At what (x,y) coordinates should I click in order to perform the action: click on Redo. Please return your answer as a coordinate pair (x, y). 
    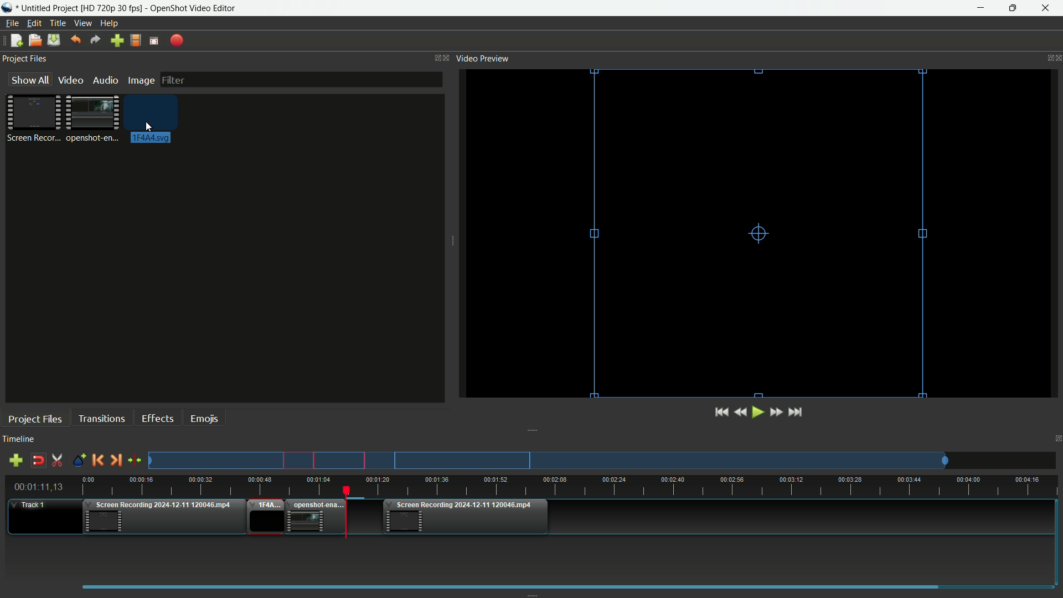
    Looking at the image, I should click on (95, 40).